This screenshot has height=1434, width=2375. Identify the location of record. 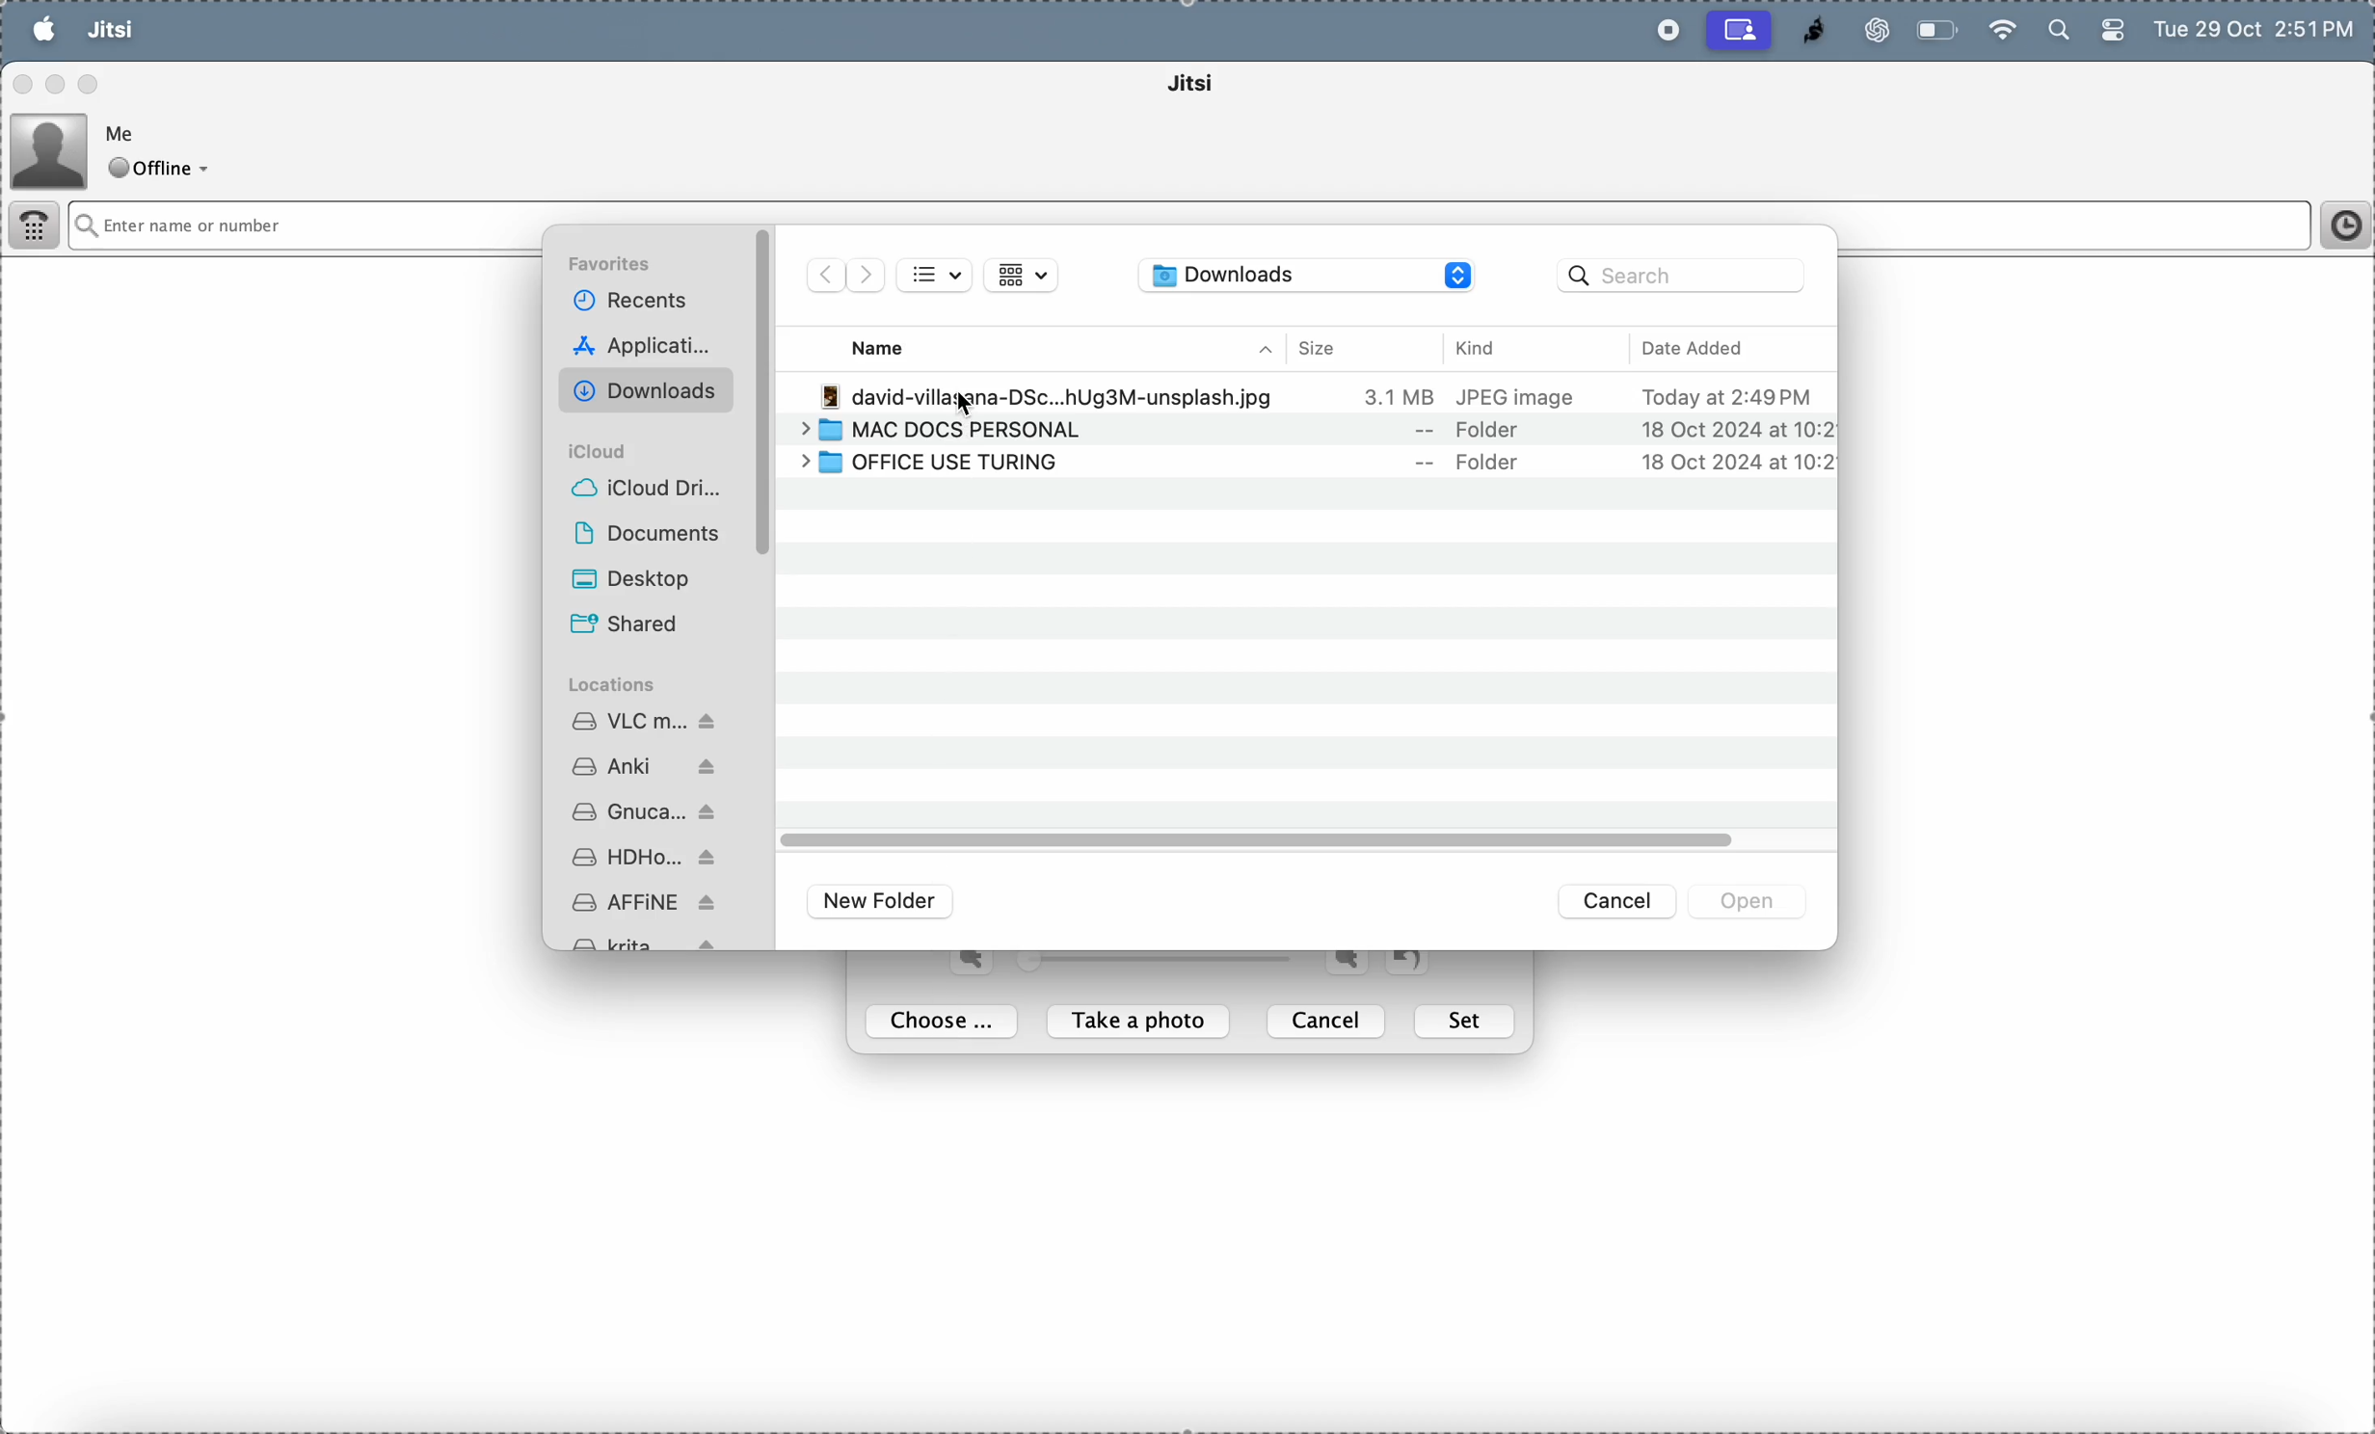
(1663, 31).